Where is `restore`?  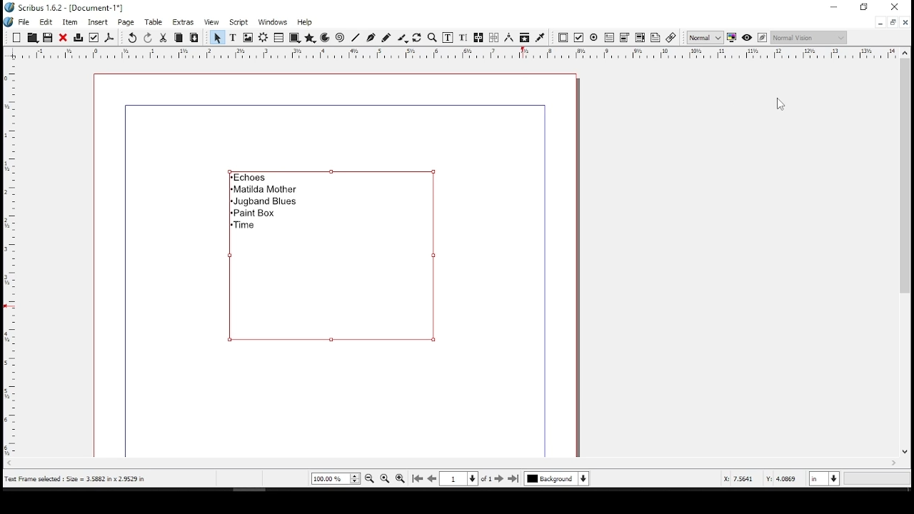
restore is located at coordinates (892, 22).